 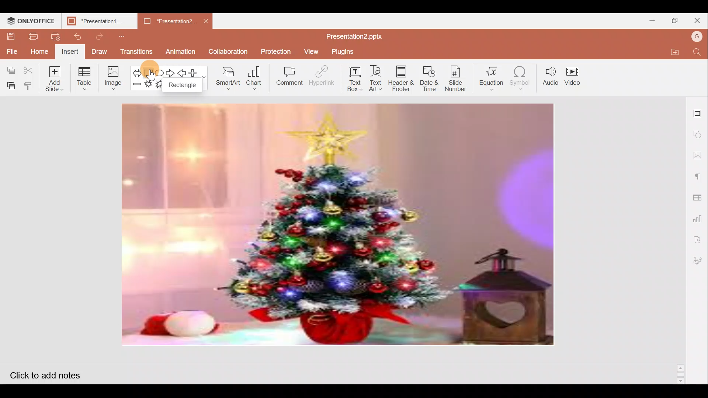 I want to click on Scroll bar, so click(x=681, y=240).